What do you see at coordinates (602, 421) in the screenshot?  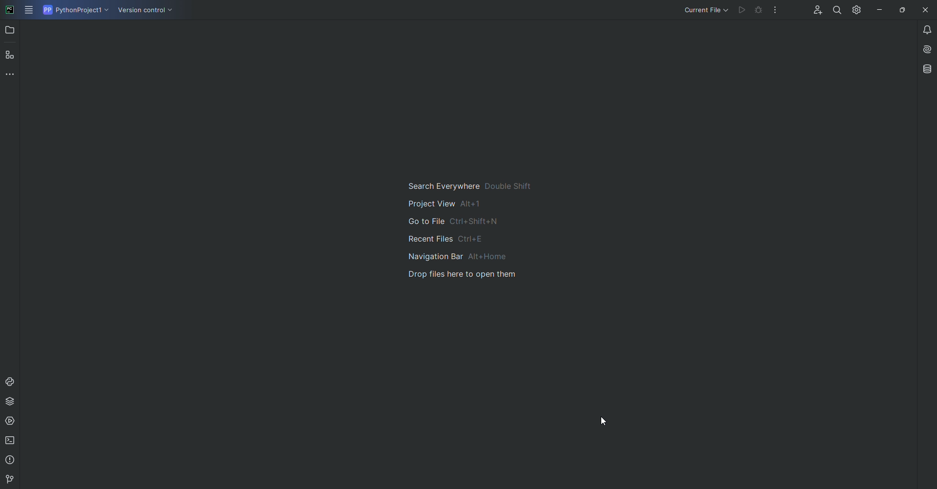 I see `Cursor` at bounding box center [602, 421].